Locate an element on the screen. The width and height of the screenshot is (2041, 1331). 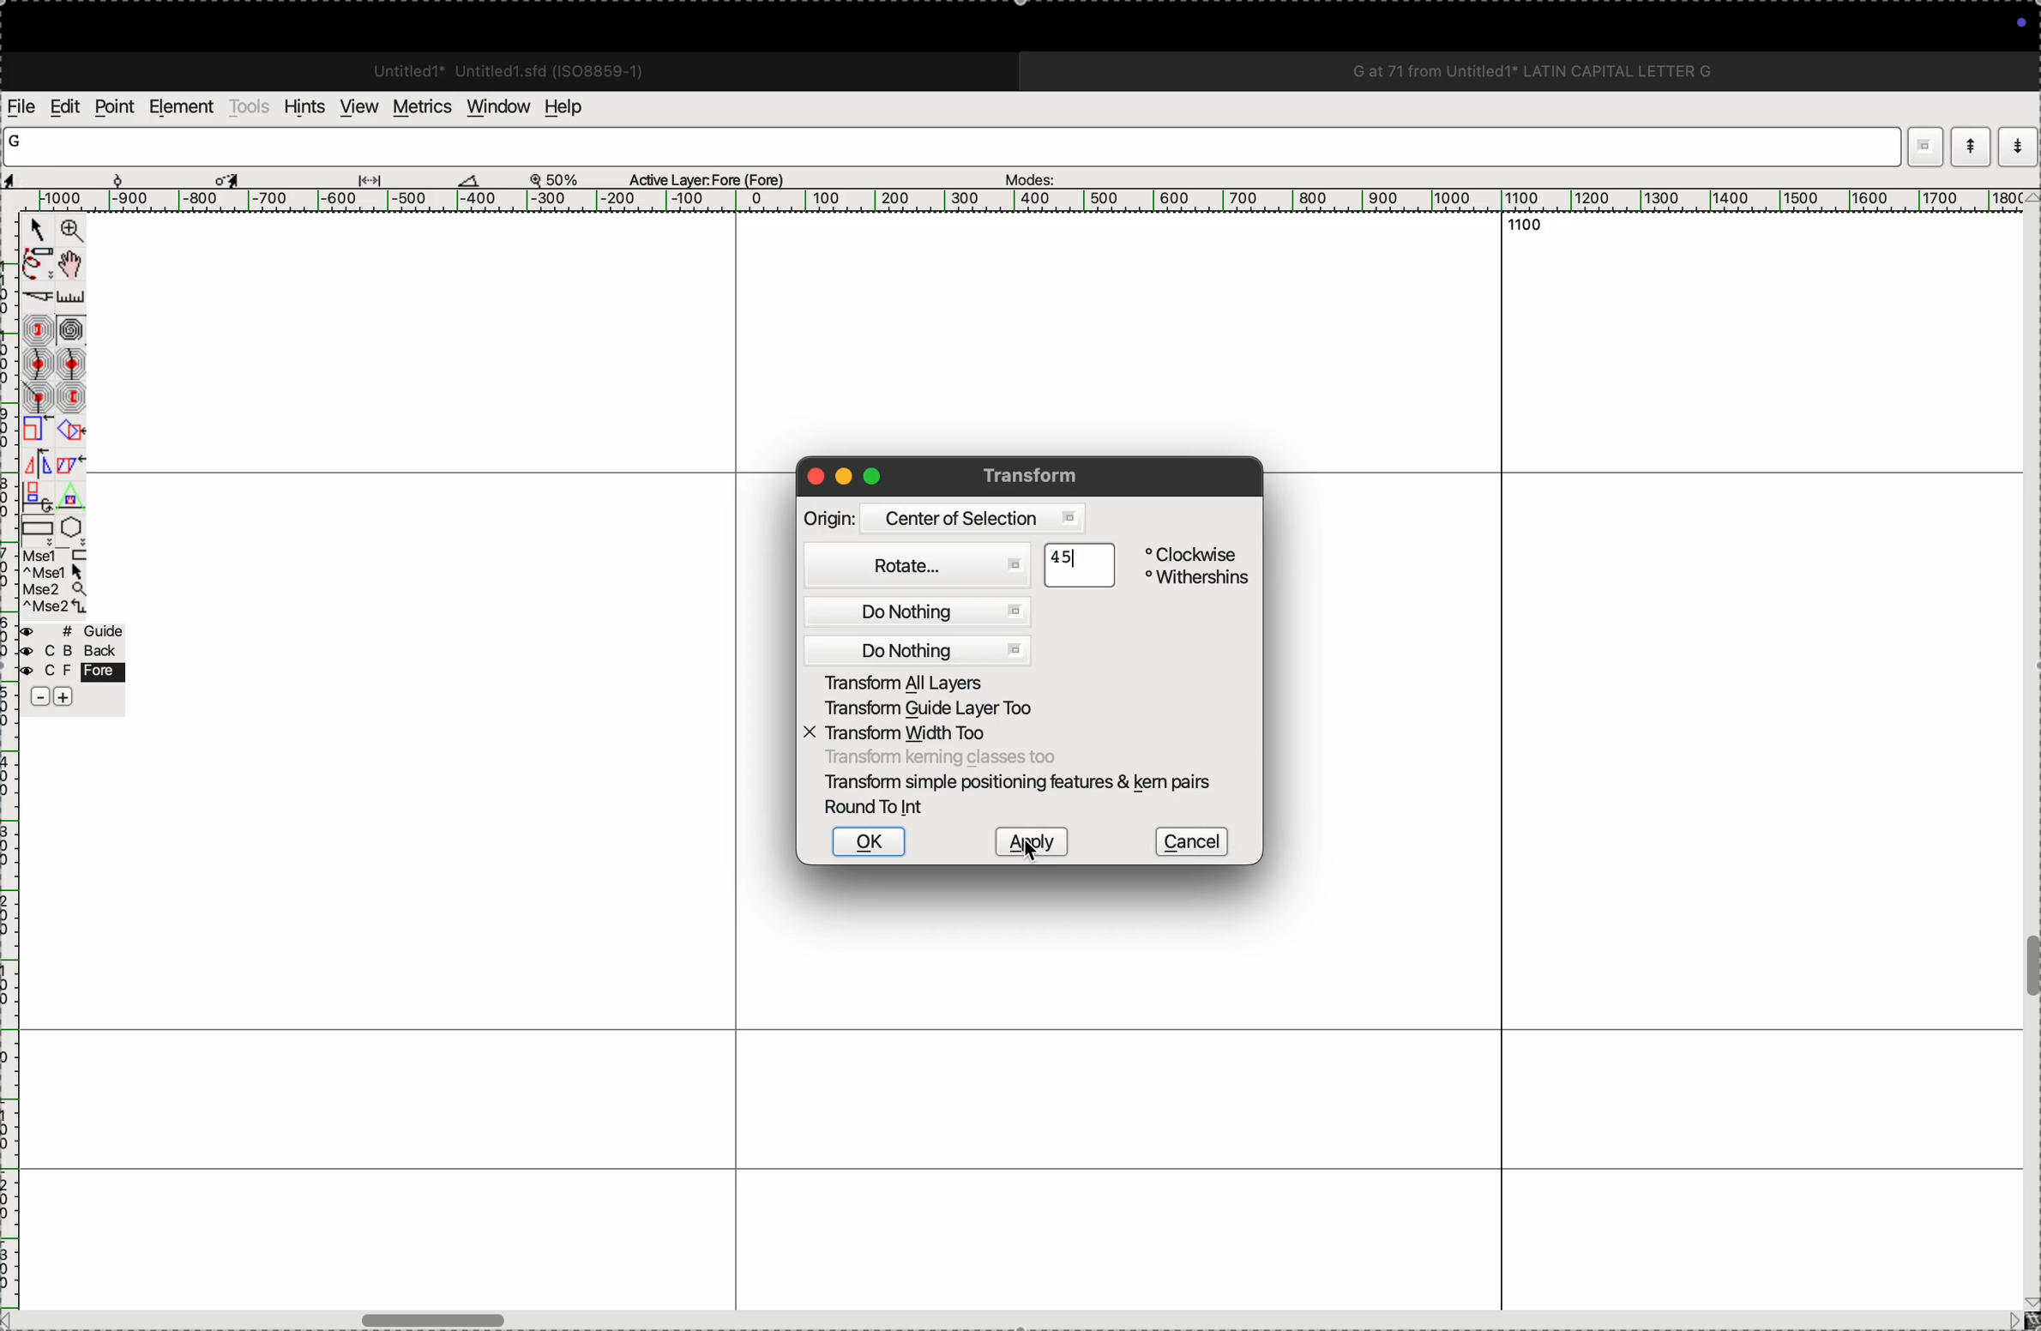
minimize is located at coordinates (842, 475).